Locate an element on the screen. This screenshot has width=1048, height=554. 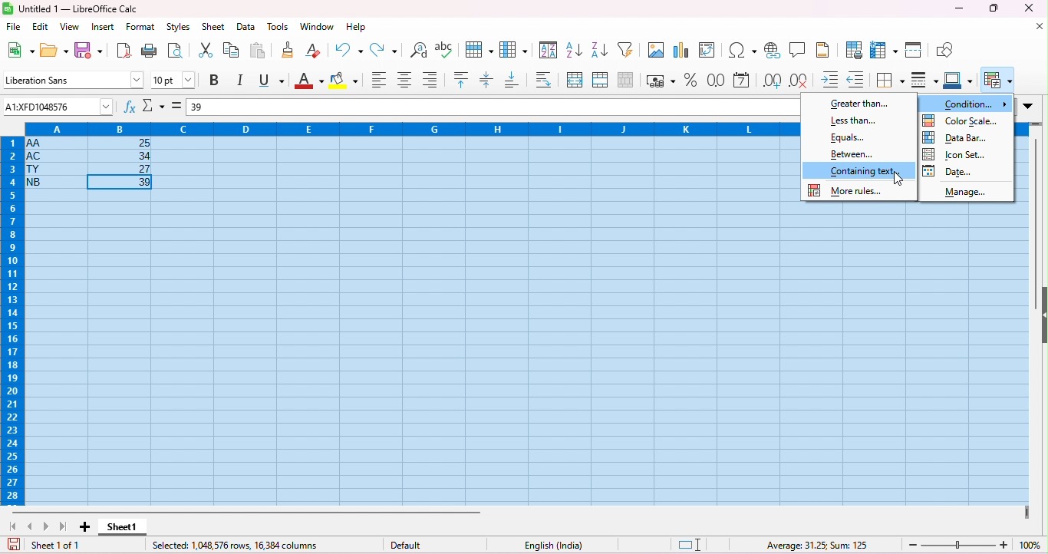
wrap is located at coordinates (540, 79).